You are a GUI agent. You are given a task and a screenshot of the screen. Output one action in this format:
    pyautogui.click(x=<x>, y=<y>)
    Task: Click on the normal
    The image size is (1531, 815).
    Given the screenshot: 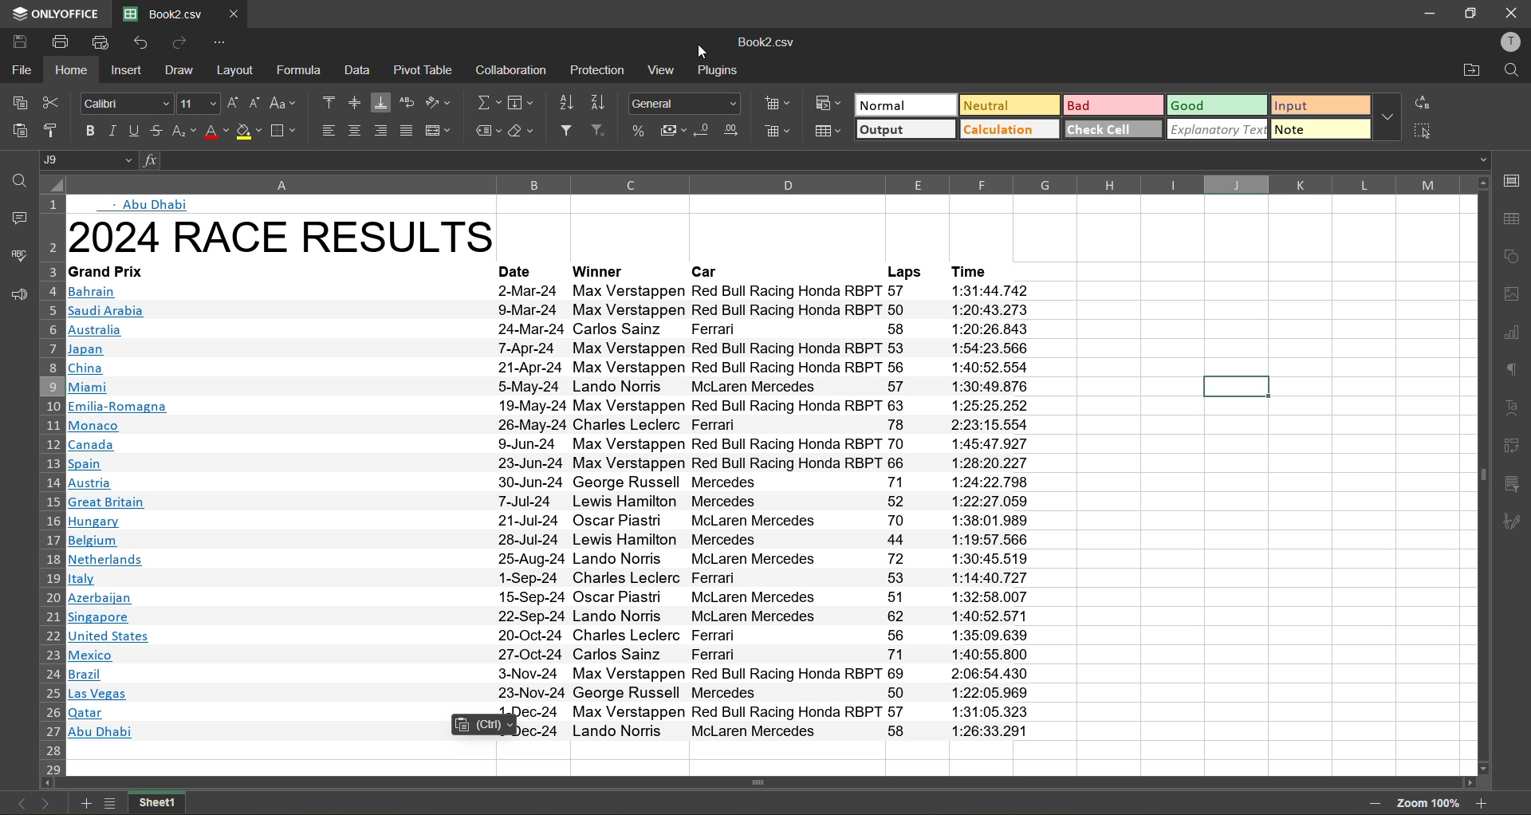 What is the action you would take?
    pyautogui.click(x=905, y=104)
    